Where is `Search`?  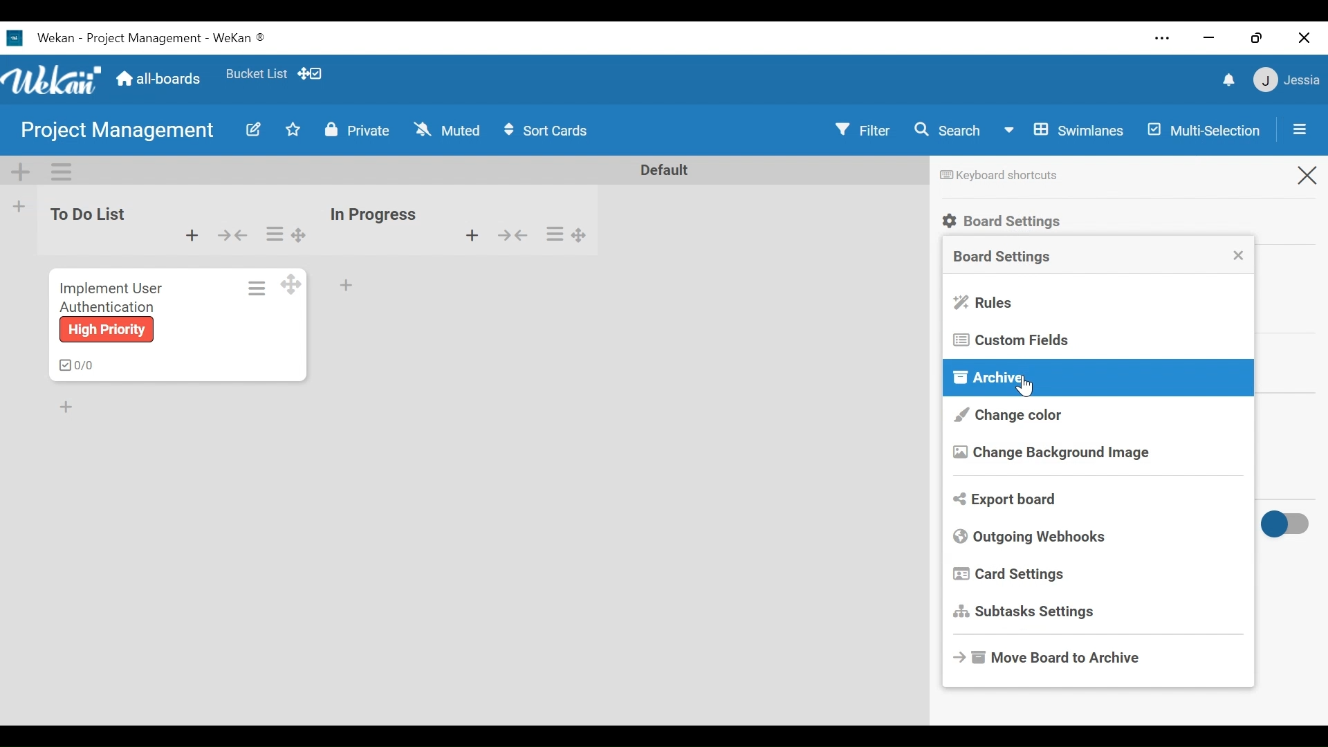
Search is located at coordinates (947, 129).